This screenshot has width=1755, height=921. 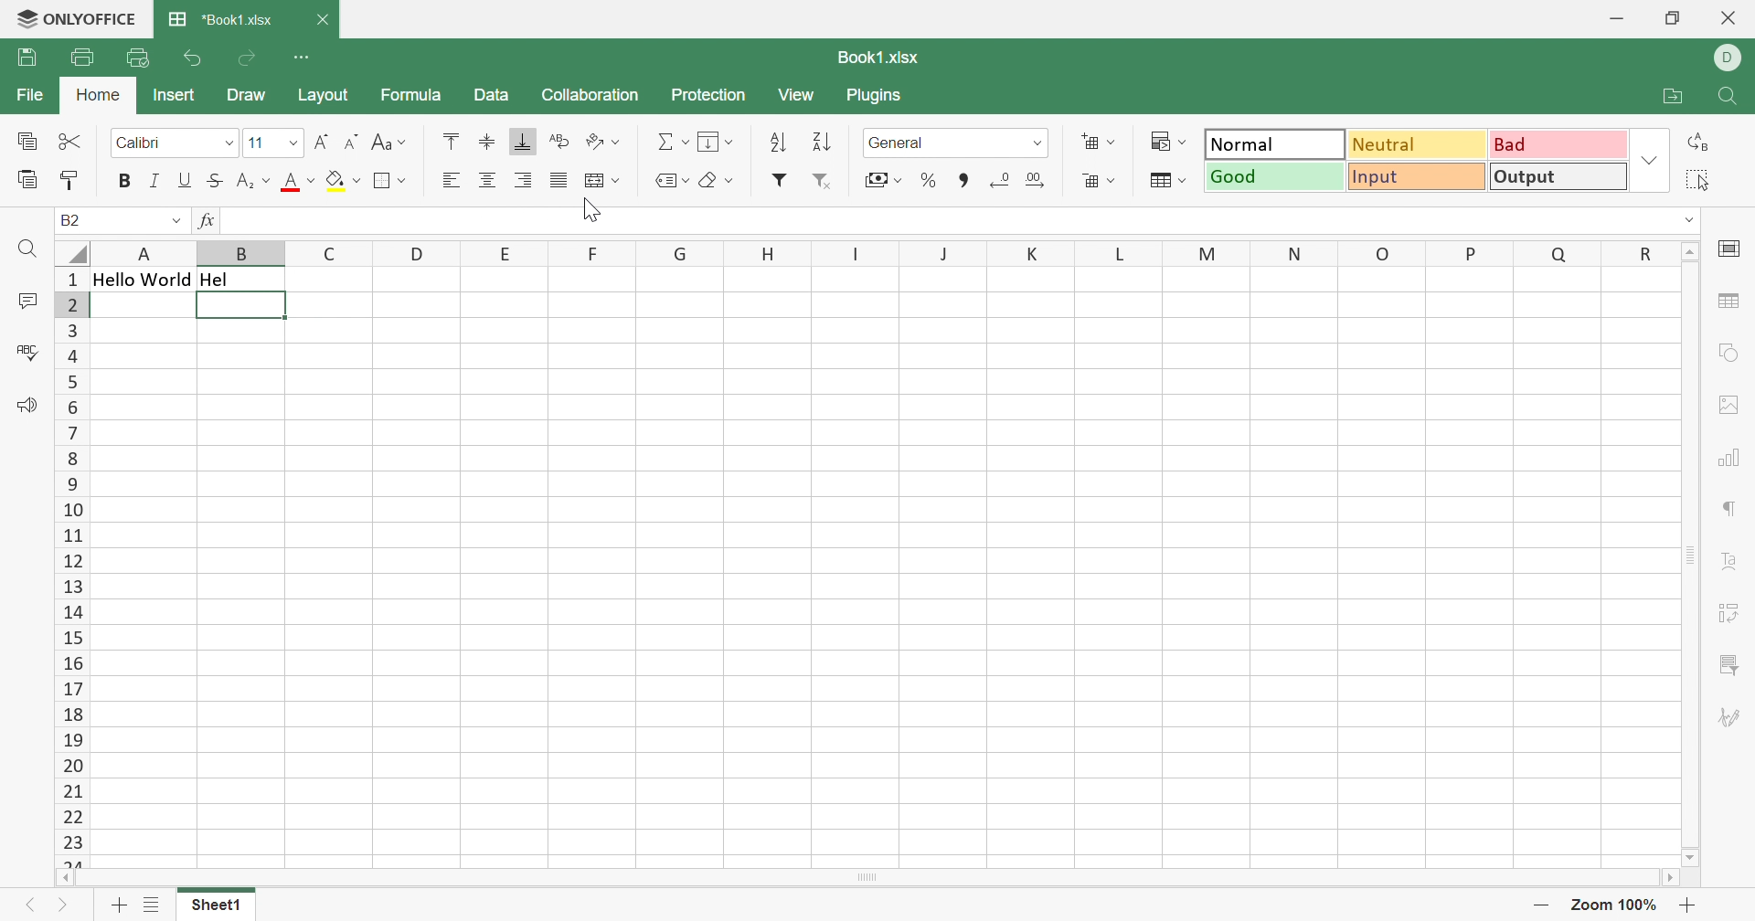 I want to click on Data, so click(x=491, y=95).